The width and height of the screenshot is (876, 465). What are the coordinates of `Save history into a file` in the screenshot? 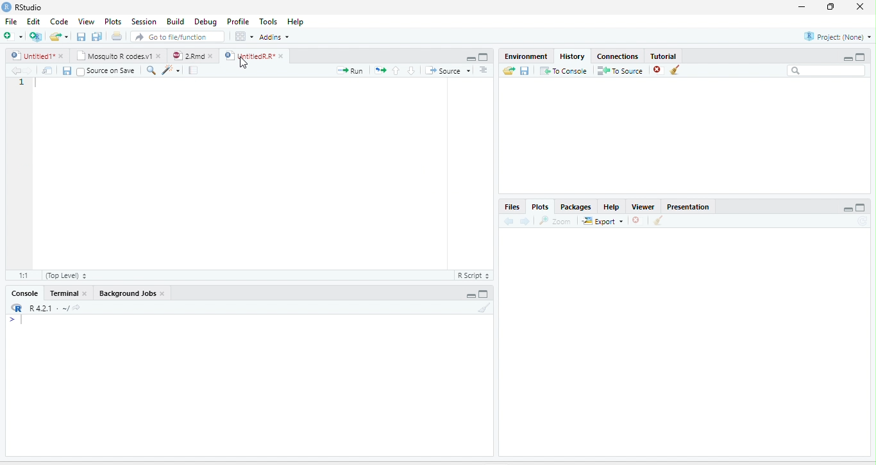 It's located at (525, 70).